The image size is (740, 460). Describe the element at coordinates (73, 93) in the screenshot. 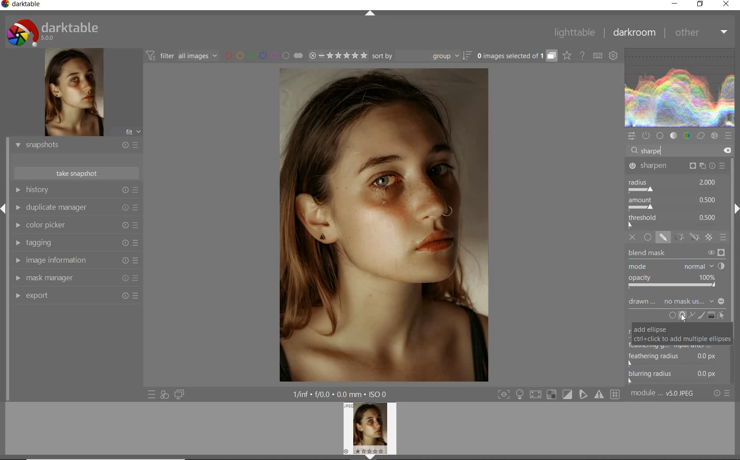

I see `image preview` at that location.